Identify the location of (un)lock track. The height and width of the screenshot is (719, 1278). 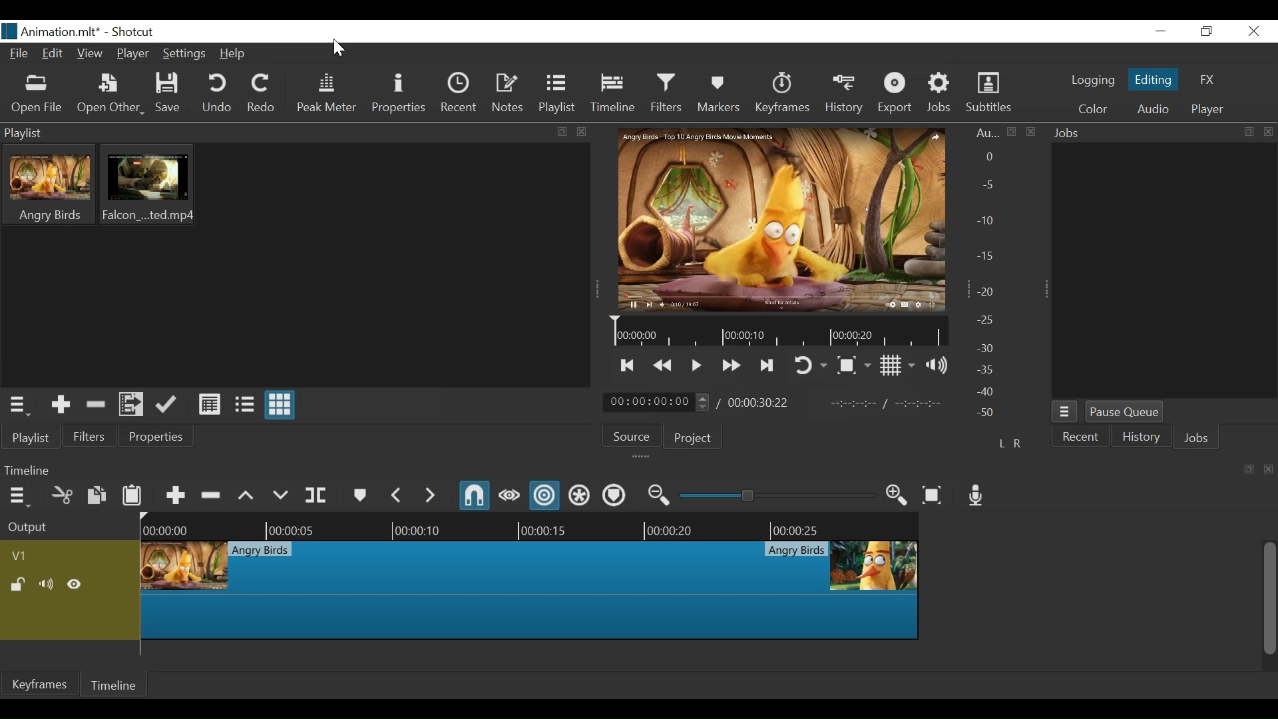
(19, 585).